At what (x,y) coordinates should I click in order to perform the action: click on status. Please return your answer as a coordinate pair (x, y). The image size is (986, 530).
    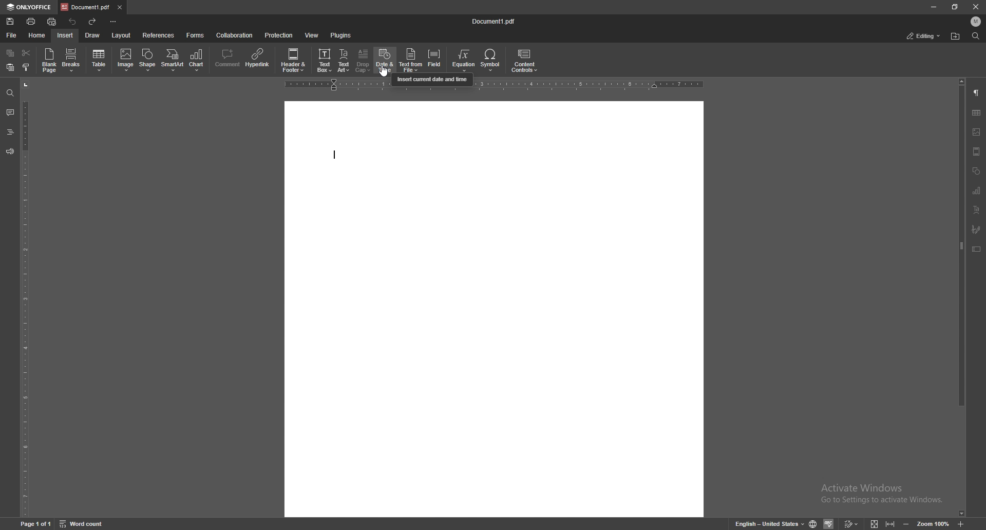
    Looking at the image, I should click on (923, 36).